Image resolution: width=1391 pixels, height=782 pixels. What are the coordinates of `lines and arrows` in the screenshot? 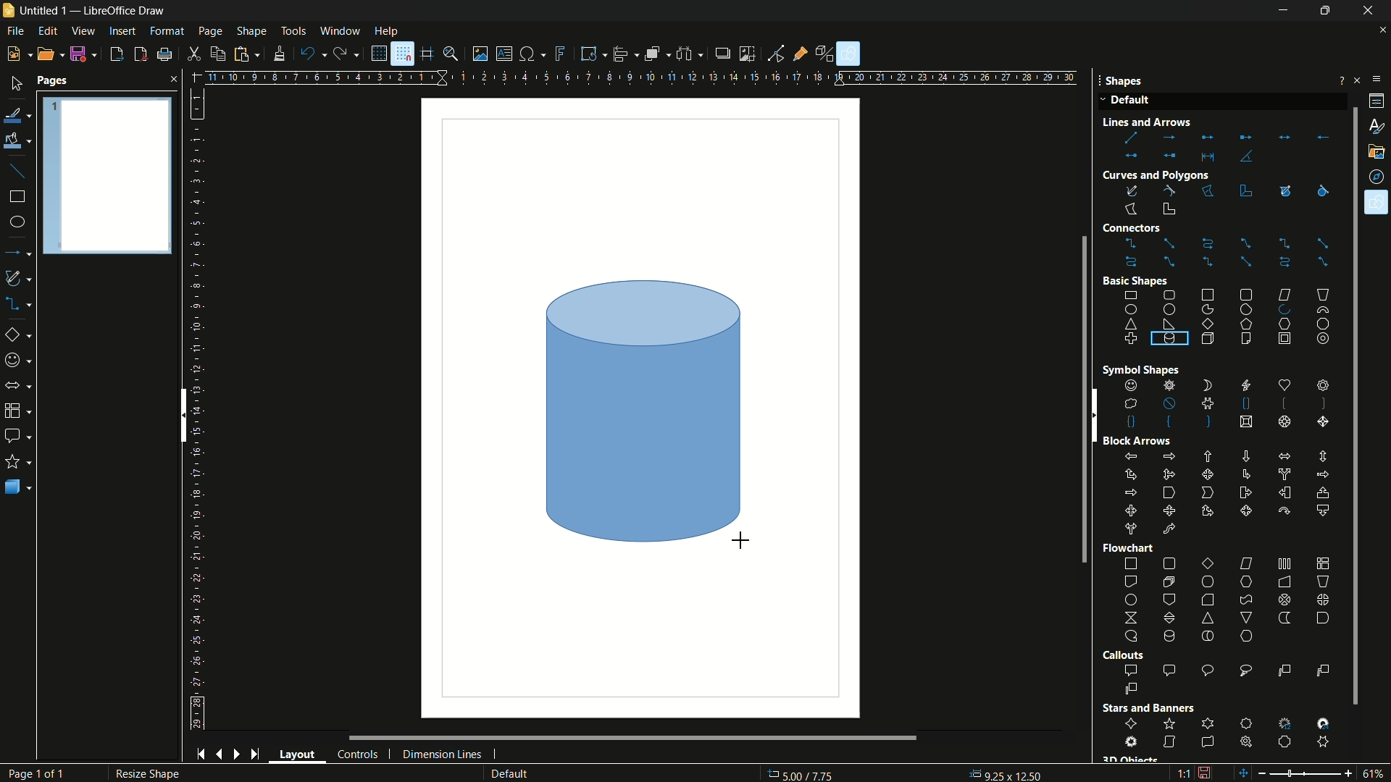 It's located at (20, 252).